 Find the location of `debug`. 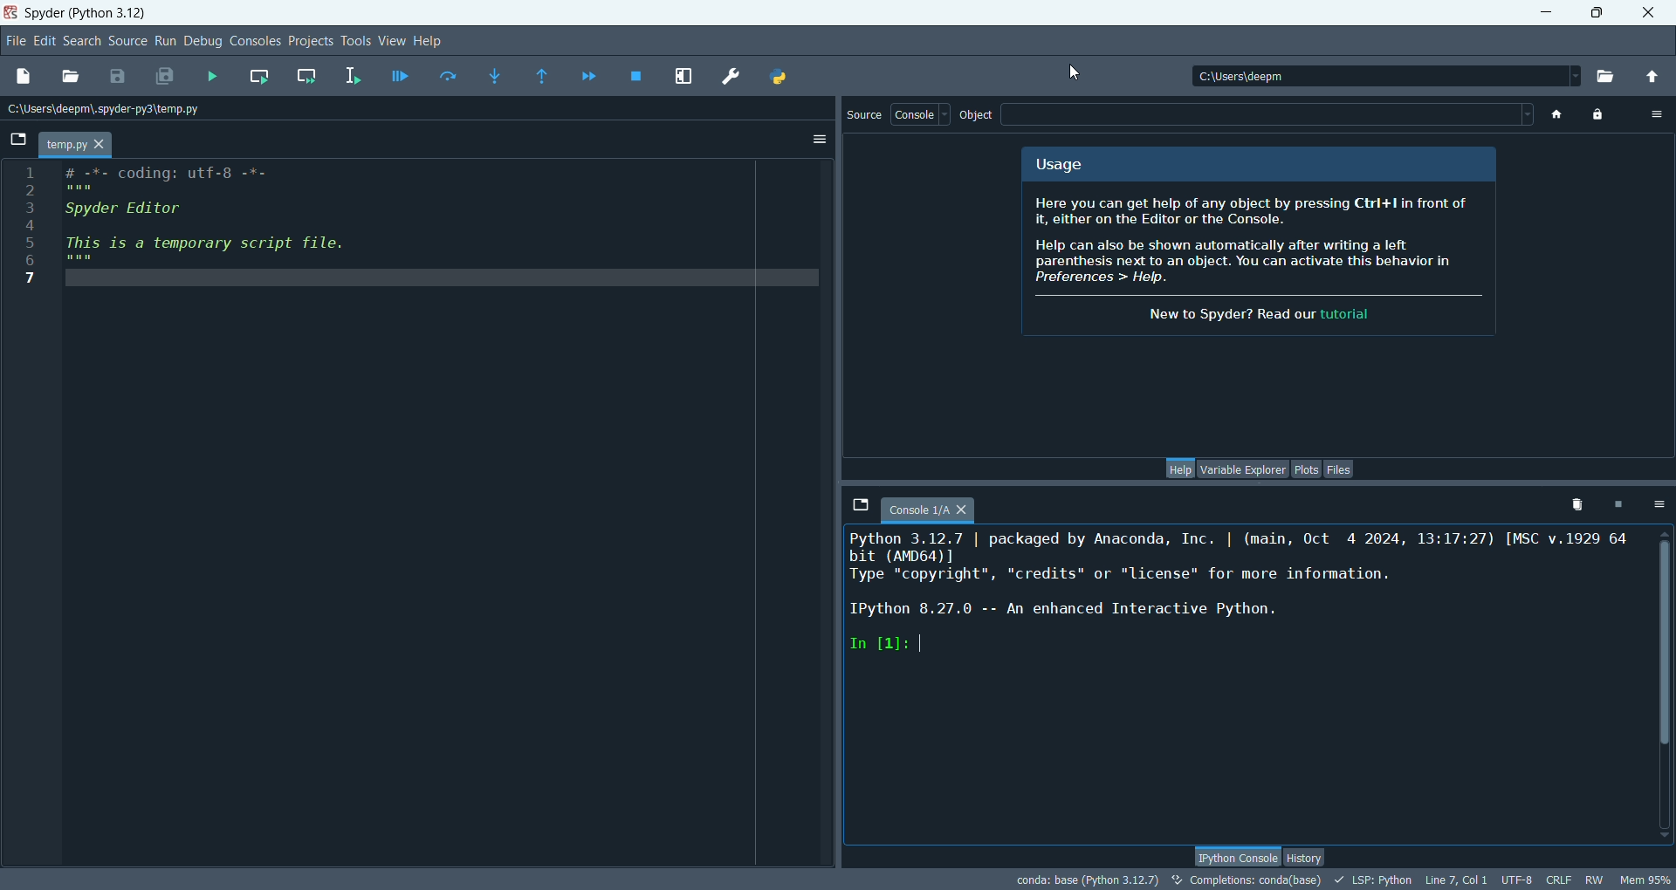

debug is located at coordinates (203, 43).